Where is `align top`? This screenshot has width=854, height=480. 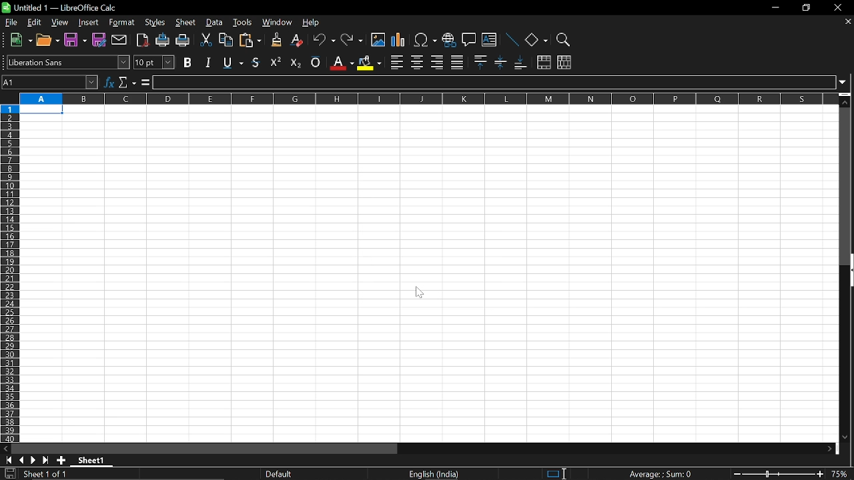 align top is located at coordinates (479, 62).